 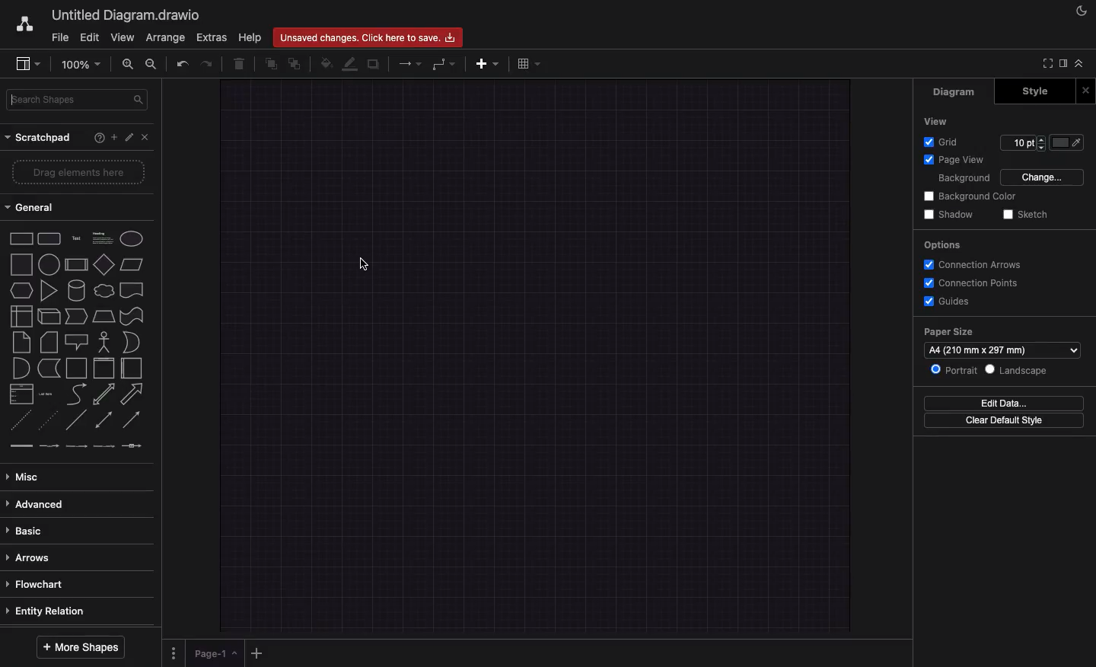 What do you see at coordinates (250, 37) in the screenshot?
I see `Help` at bounding box center [250, 37].